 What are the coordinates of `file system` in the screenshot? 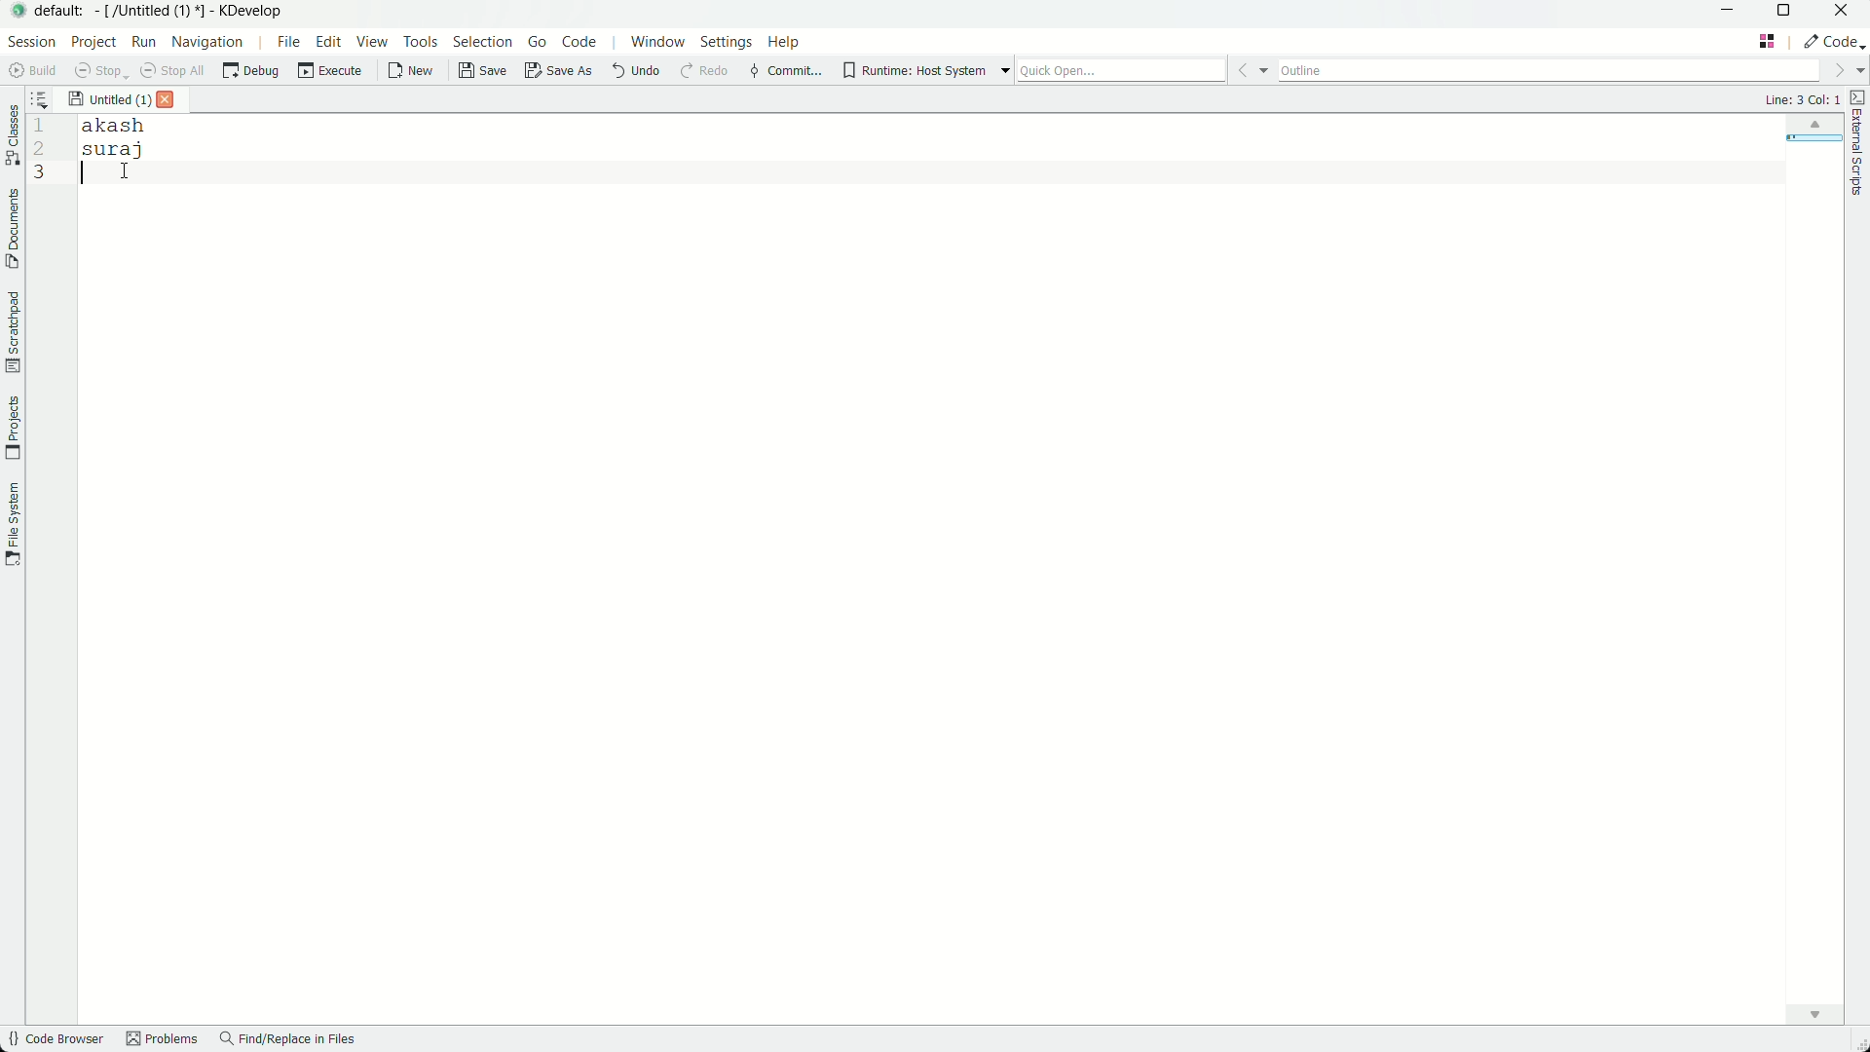 It's located at (13, 526).